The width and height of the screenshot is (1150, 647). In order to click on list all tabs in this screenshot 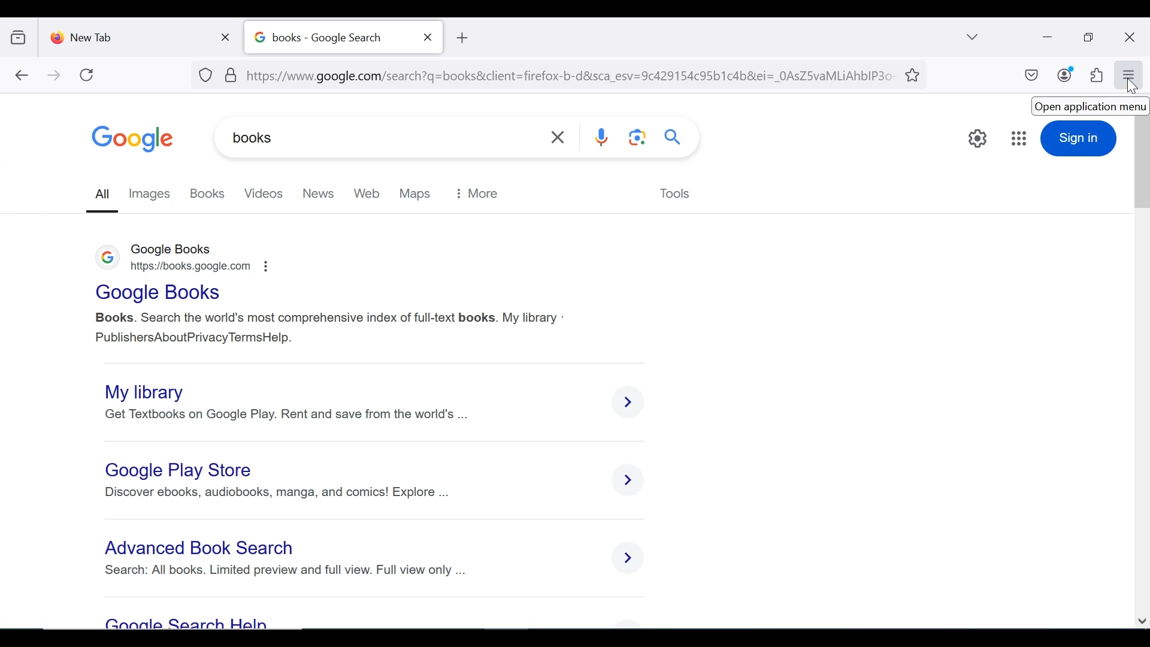, I will do `click(973, 37)`.